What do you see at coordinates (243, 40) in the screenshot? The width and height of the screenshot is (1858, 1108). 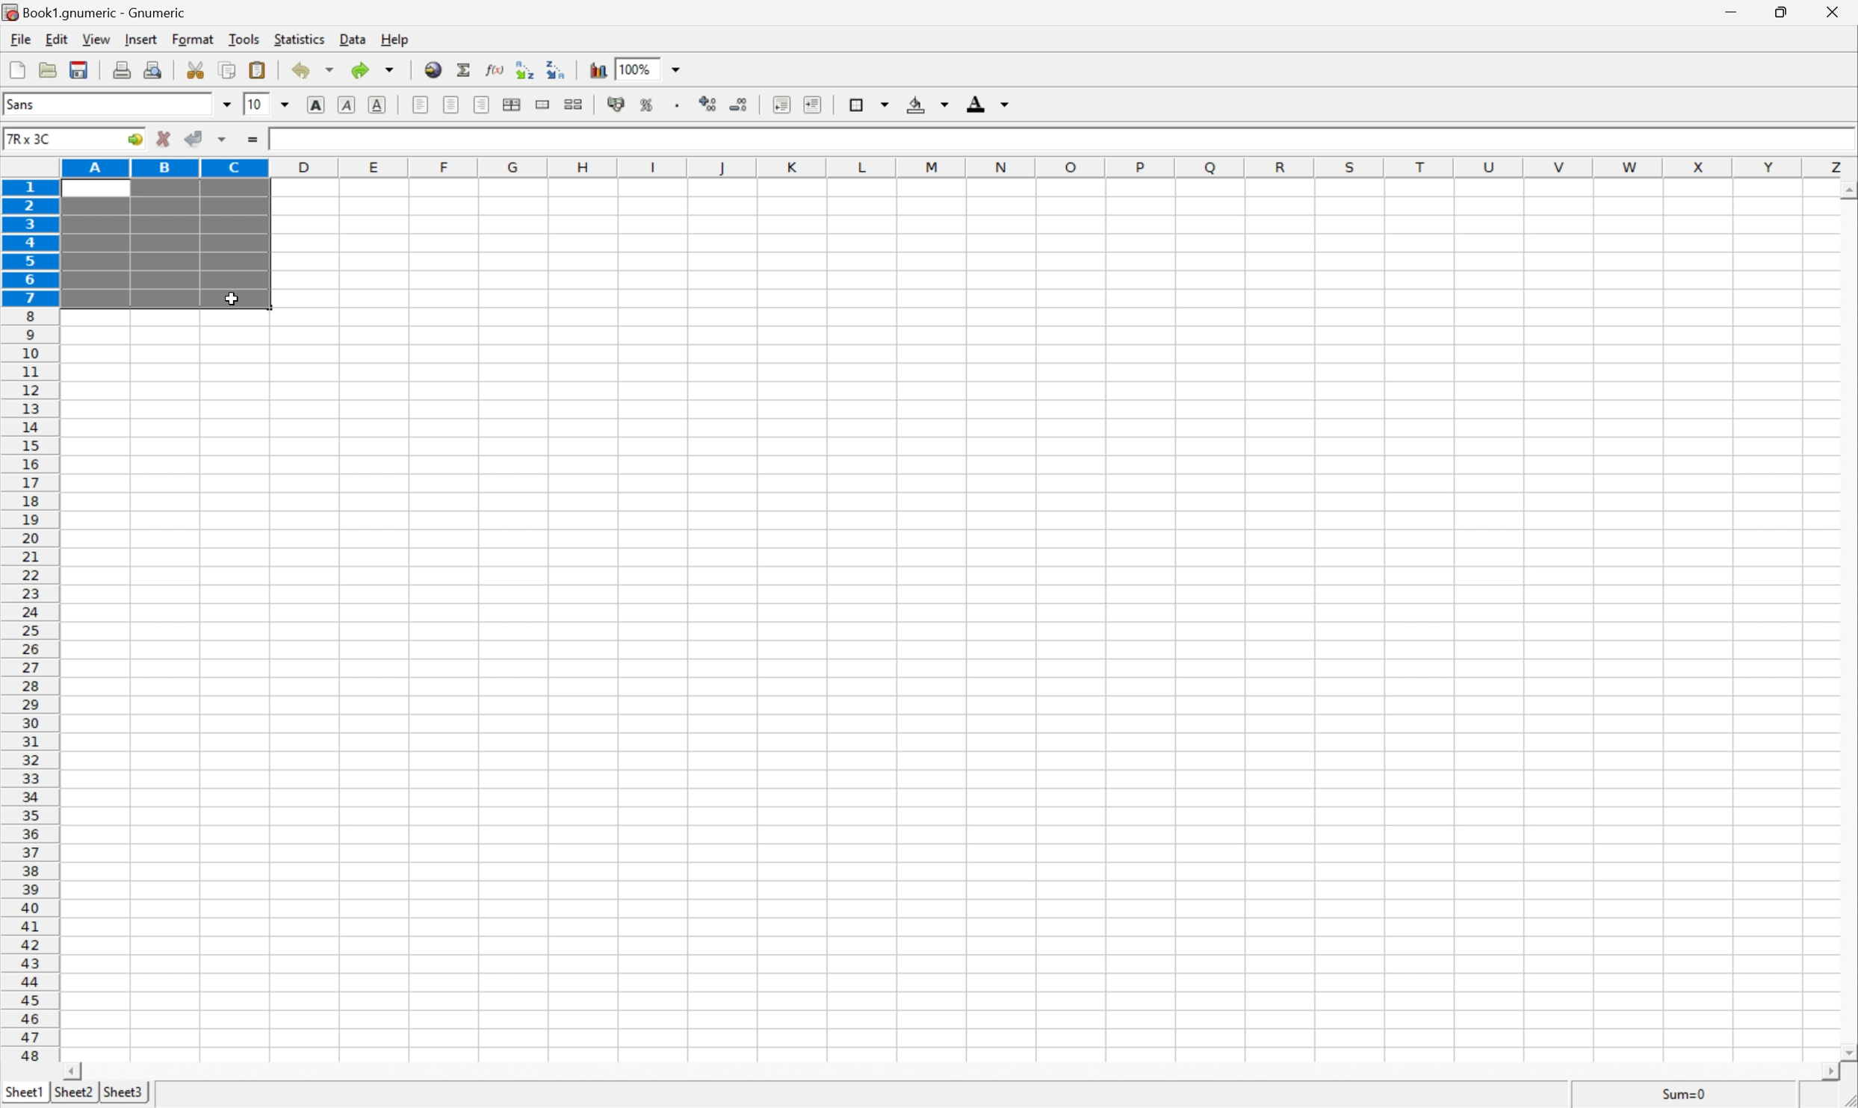 I see `tools` at bounding box center [243, 40].